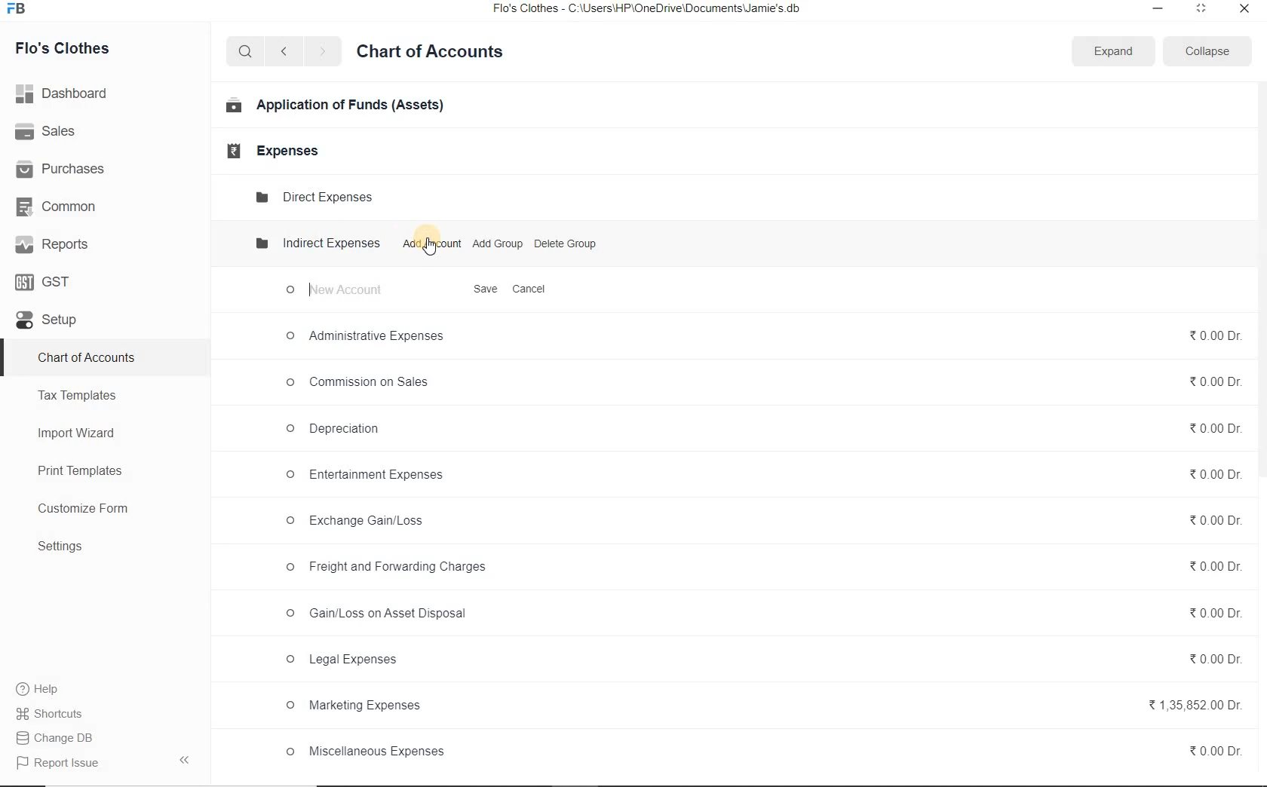 The width and height of the screenshot is (1267, 787). Describe the element at coordinates (63, 714) in the screenshot. I see `Shortcuts` at that location.